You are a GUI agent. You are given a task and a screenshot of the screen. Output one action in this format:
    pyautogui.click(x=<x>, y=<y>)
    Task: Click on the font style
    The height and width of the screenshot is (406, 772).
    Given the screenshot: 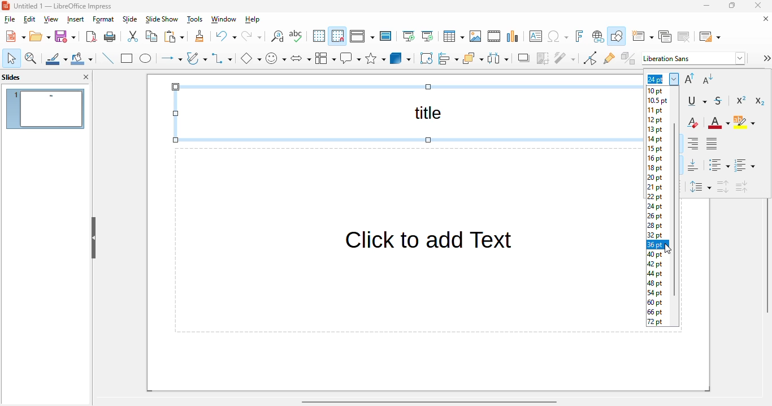 What is the action you would take?
    pyautogui.click(x=694, y=58)
    